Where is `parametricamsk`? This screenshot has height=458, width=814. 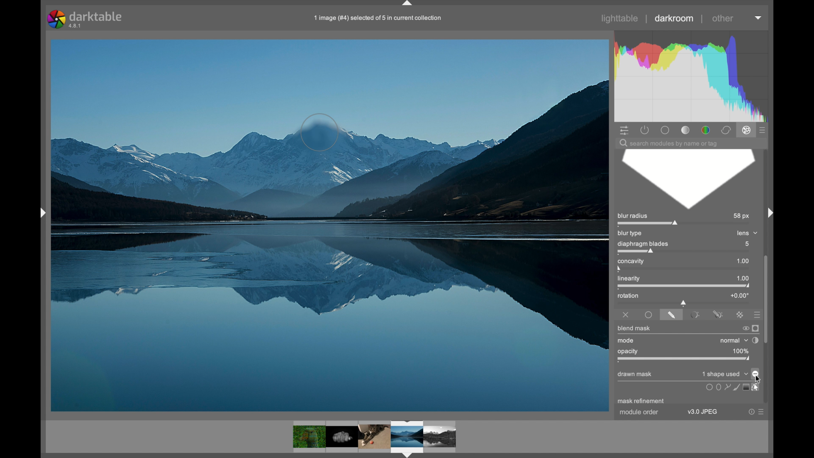
parametricamsk is located at coordinates (694, 314).